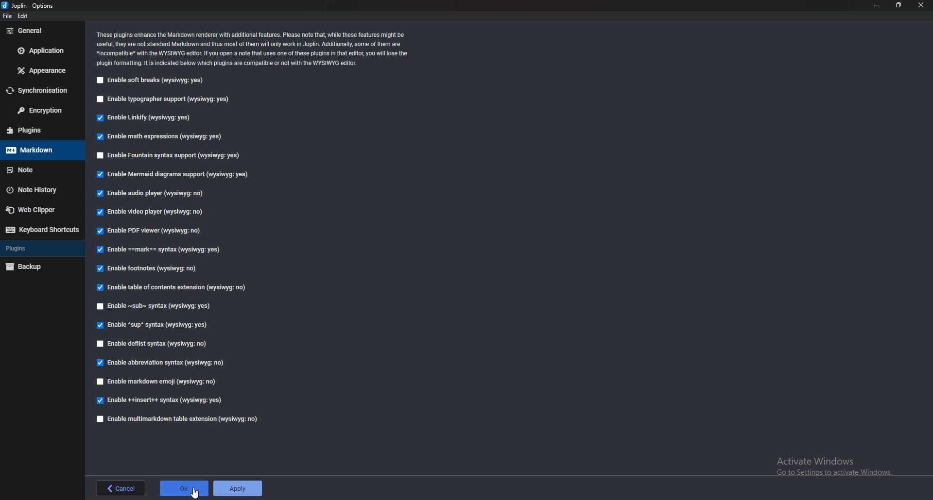 The image size is (933, 500). Describe the element at coordinates (898, 5) in the screenshot. I see `resize` at that location.